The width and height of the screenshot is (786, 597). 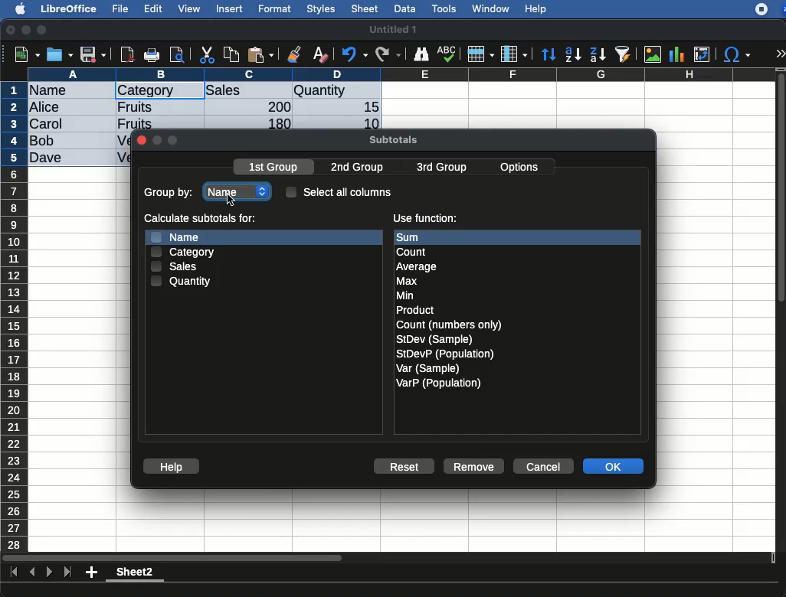 I want to click on Max, so click(x=408, y=282).